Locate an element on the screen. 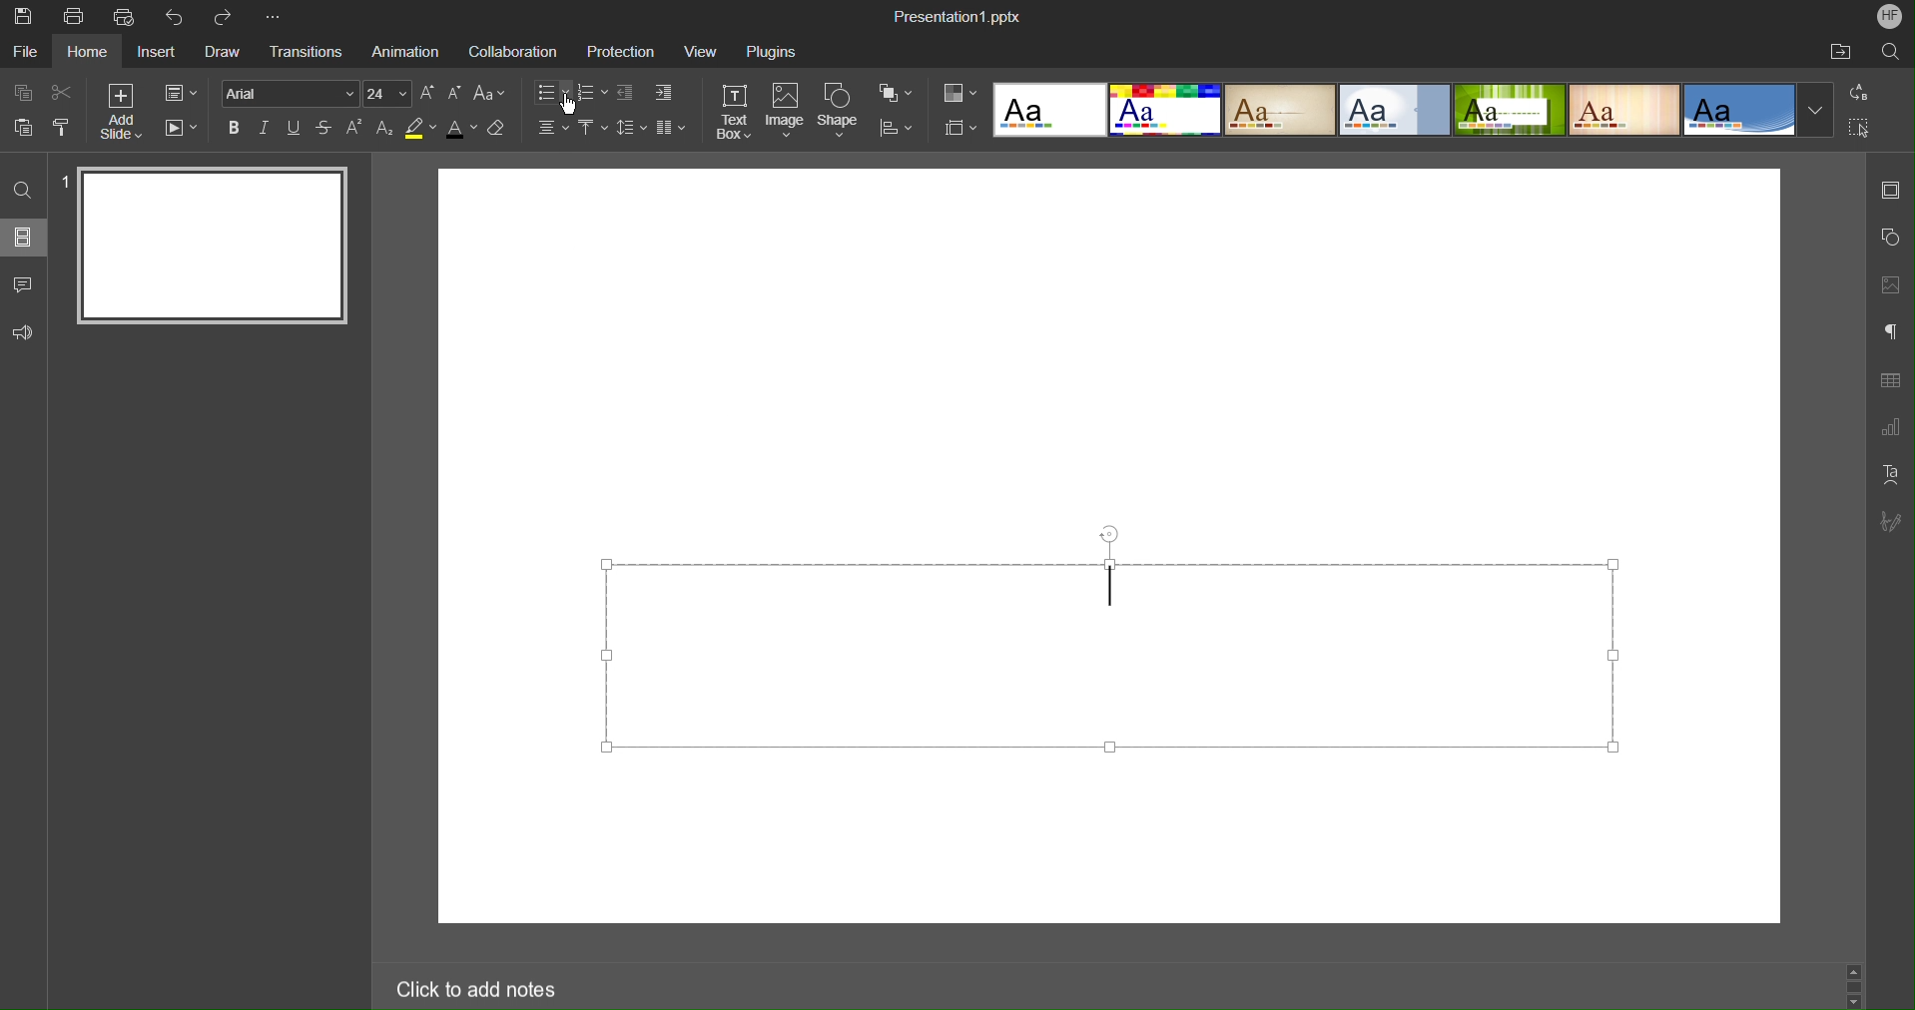  Transitions is located at coordinates (302, 52).